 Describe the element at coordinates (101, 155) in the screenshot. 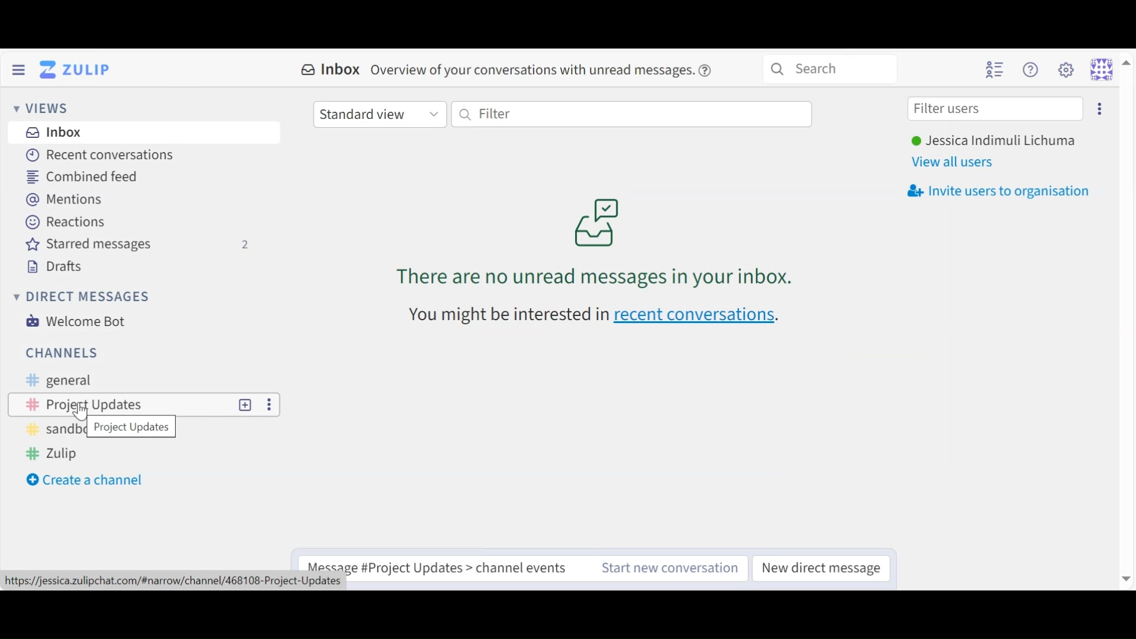

I see `Recent Conversations` at that location.